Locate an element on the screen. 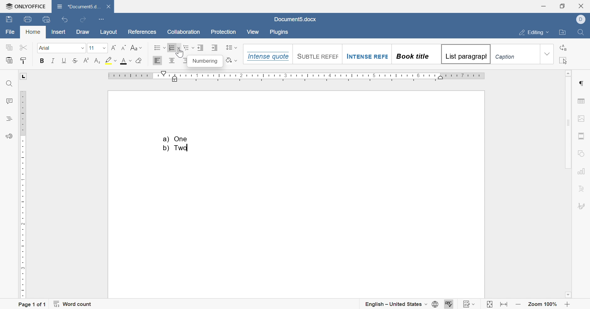 Image resolution: width=590 pixels, height=309 pixels. feedback & support is located at coordinates (10, 136).